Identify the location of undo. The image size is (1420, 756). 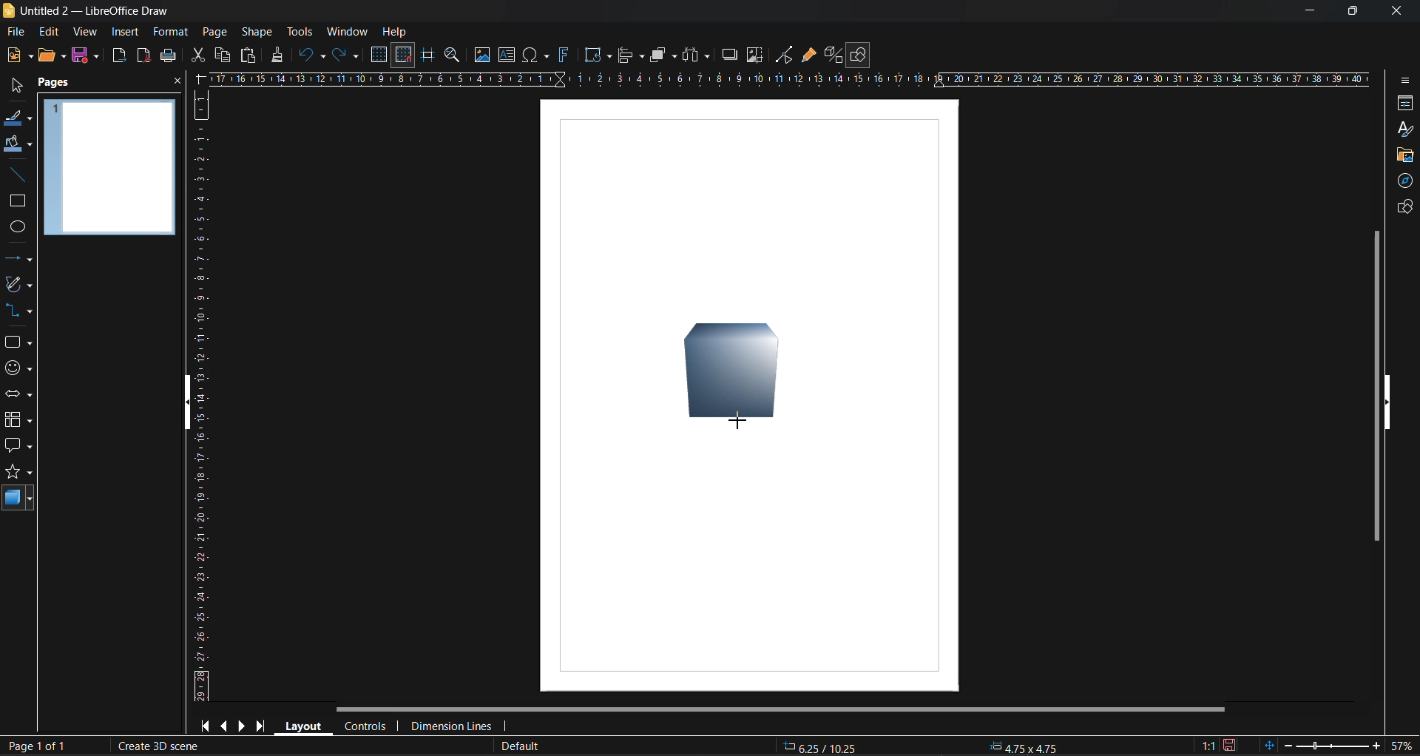
(313, 55).